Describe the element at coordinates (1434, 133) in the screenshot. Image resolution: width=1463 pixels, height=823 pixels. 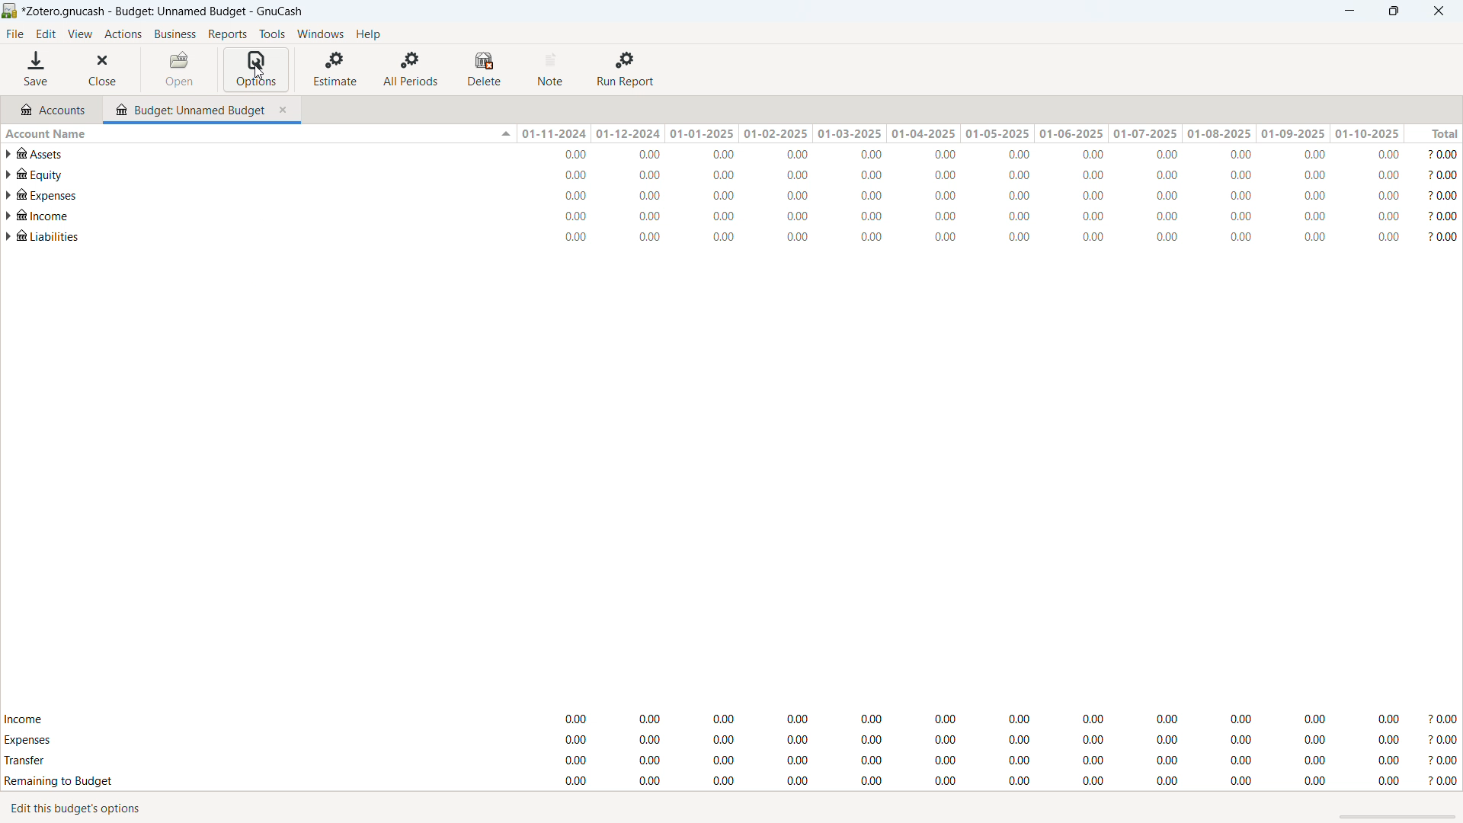
I see `total` at that location.